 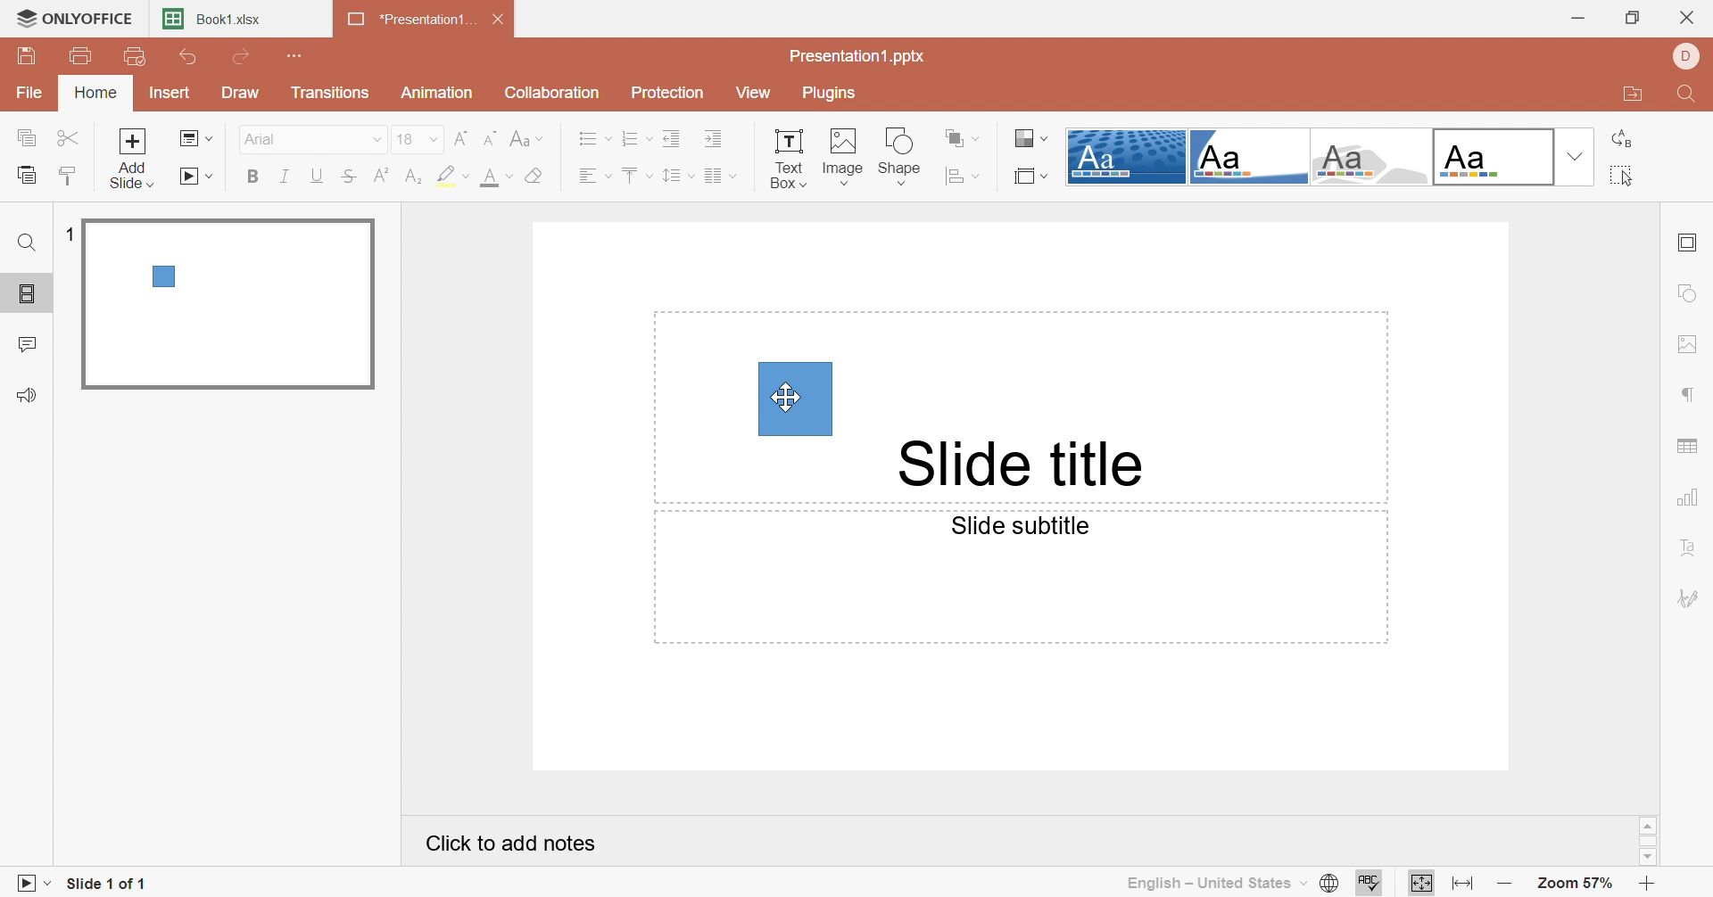 I want to click on Start slideshow, so click(x=29, y=883).